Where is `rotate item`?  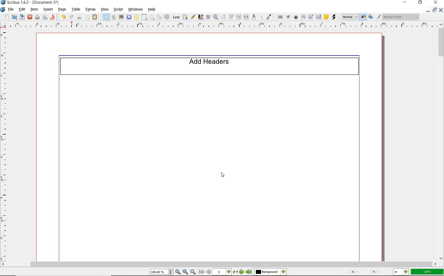
rotate item is located at coordinates (208, 17).